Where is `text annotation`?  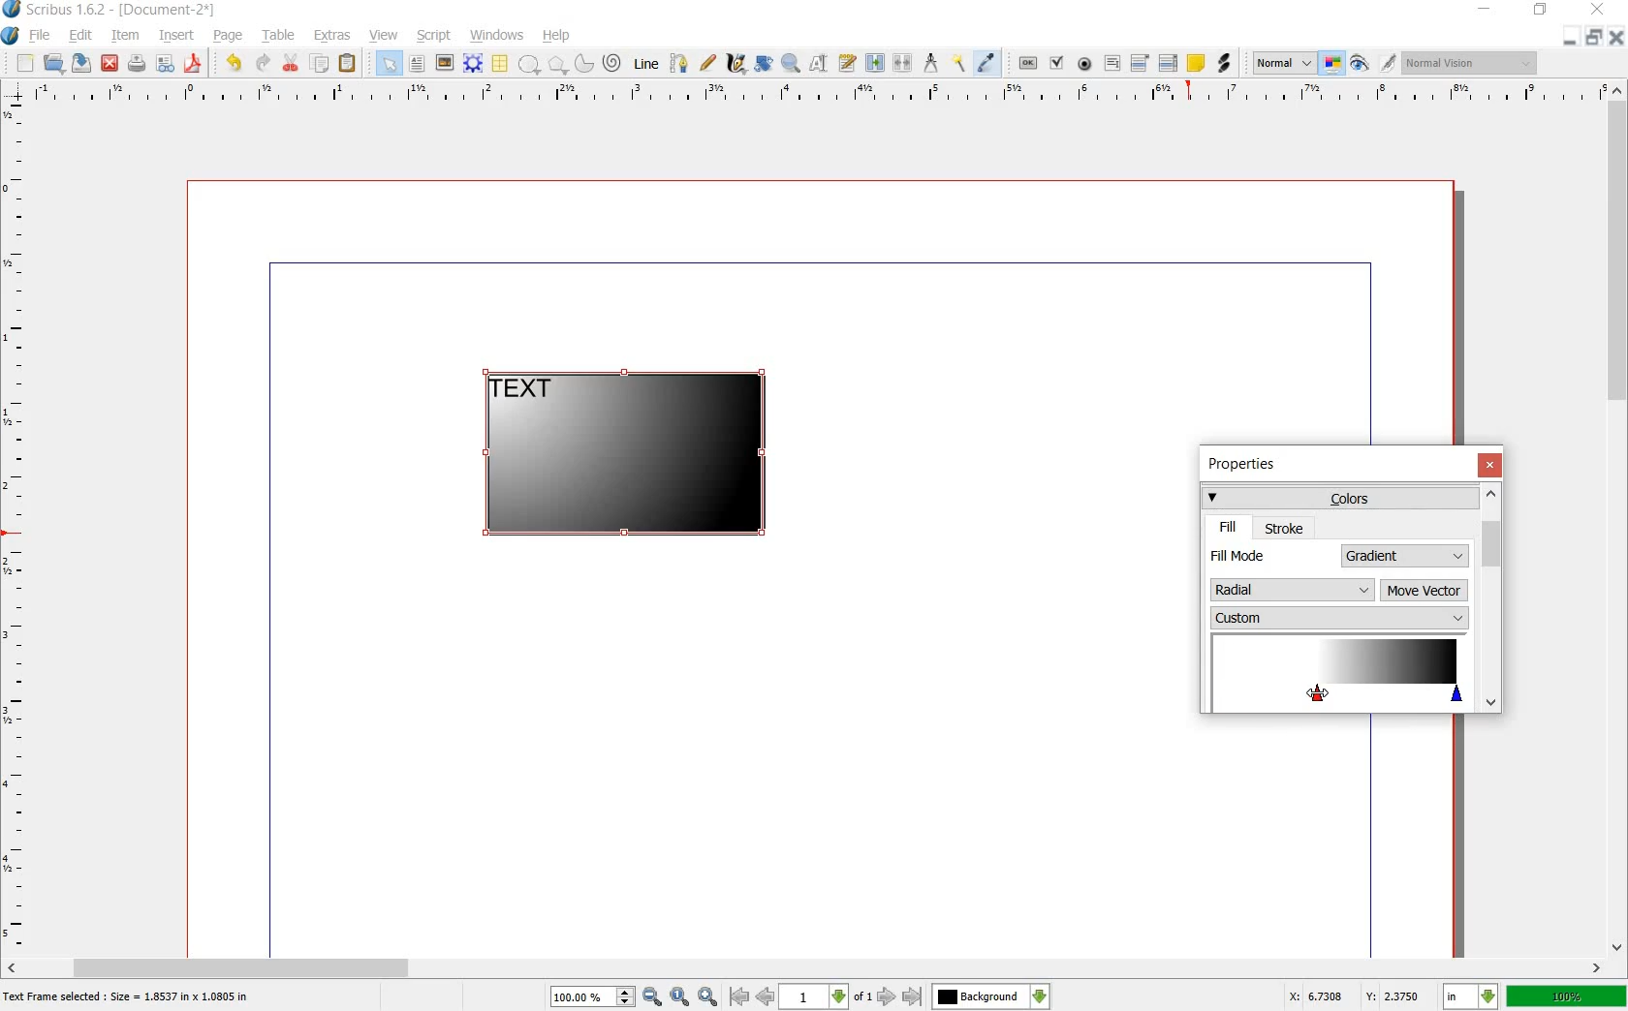
text annotation is located at coordinates (1196, 63).